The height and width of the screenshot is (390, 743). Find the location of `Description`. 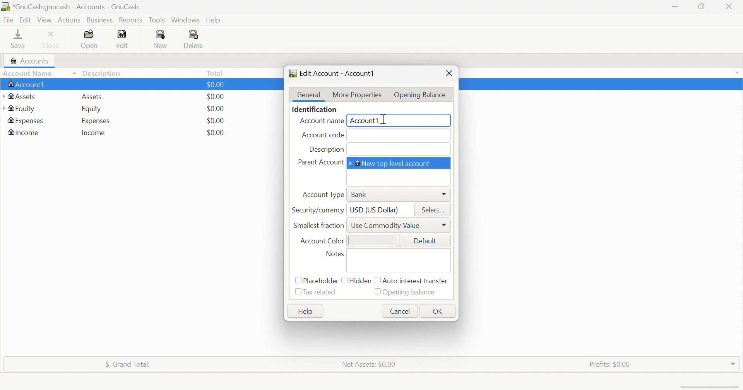

Description is located at coordinates (102, 73).